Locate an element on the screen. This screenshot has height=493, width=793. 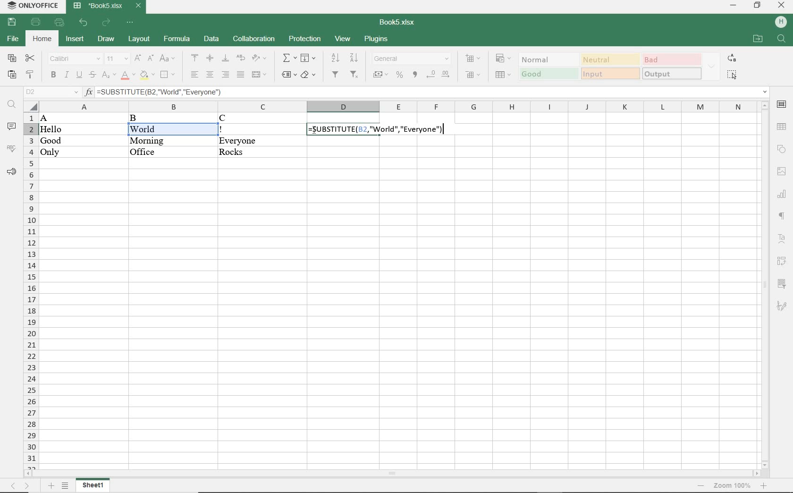
Good is located at coordinates (51, 141).